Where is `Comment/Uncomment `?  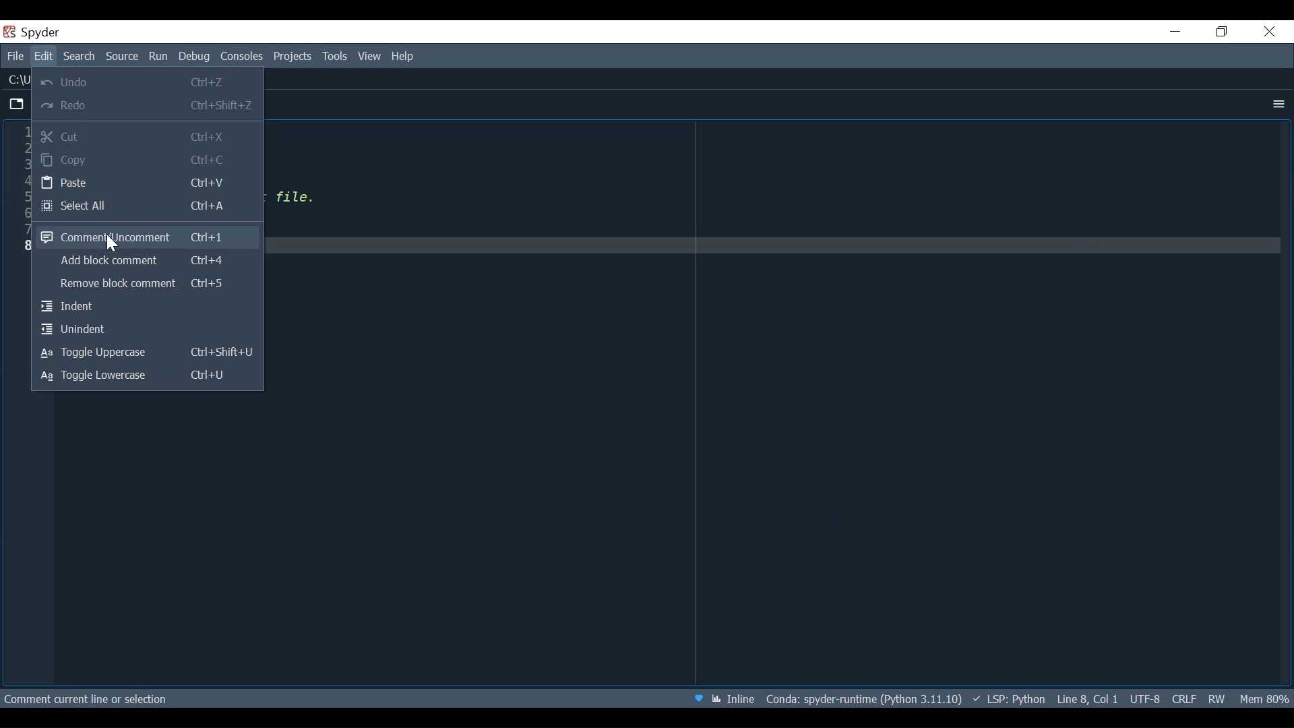 Comment/Uncomment  is located at coordinates (144, 236).